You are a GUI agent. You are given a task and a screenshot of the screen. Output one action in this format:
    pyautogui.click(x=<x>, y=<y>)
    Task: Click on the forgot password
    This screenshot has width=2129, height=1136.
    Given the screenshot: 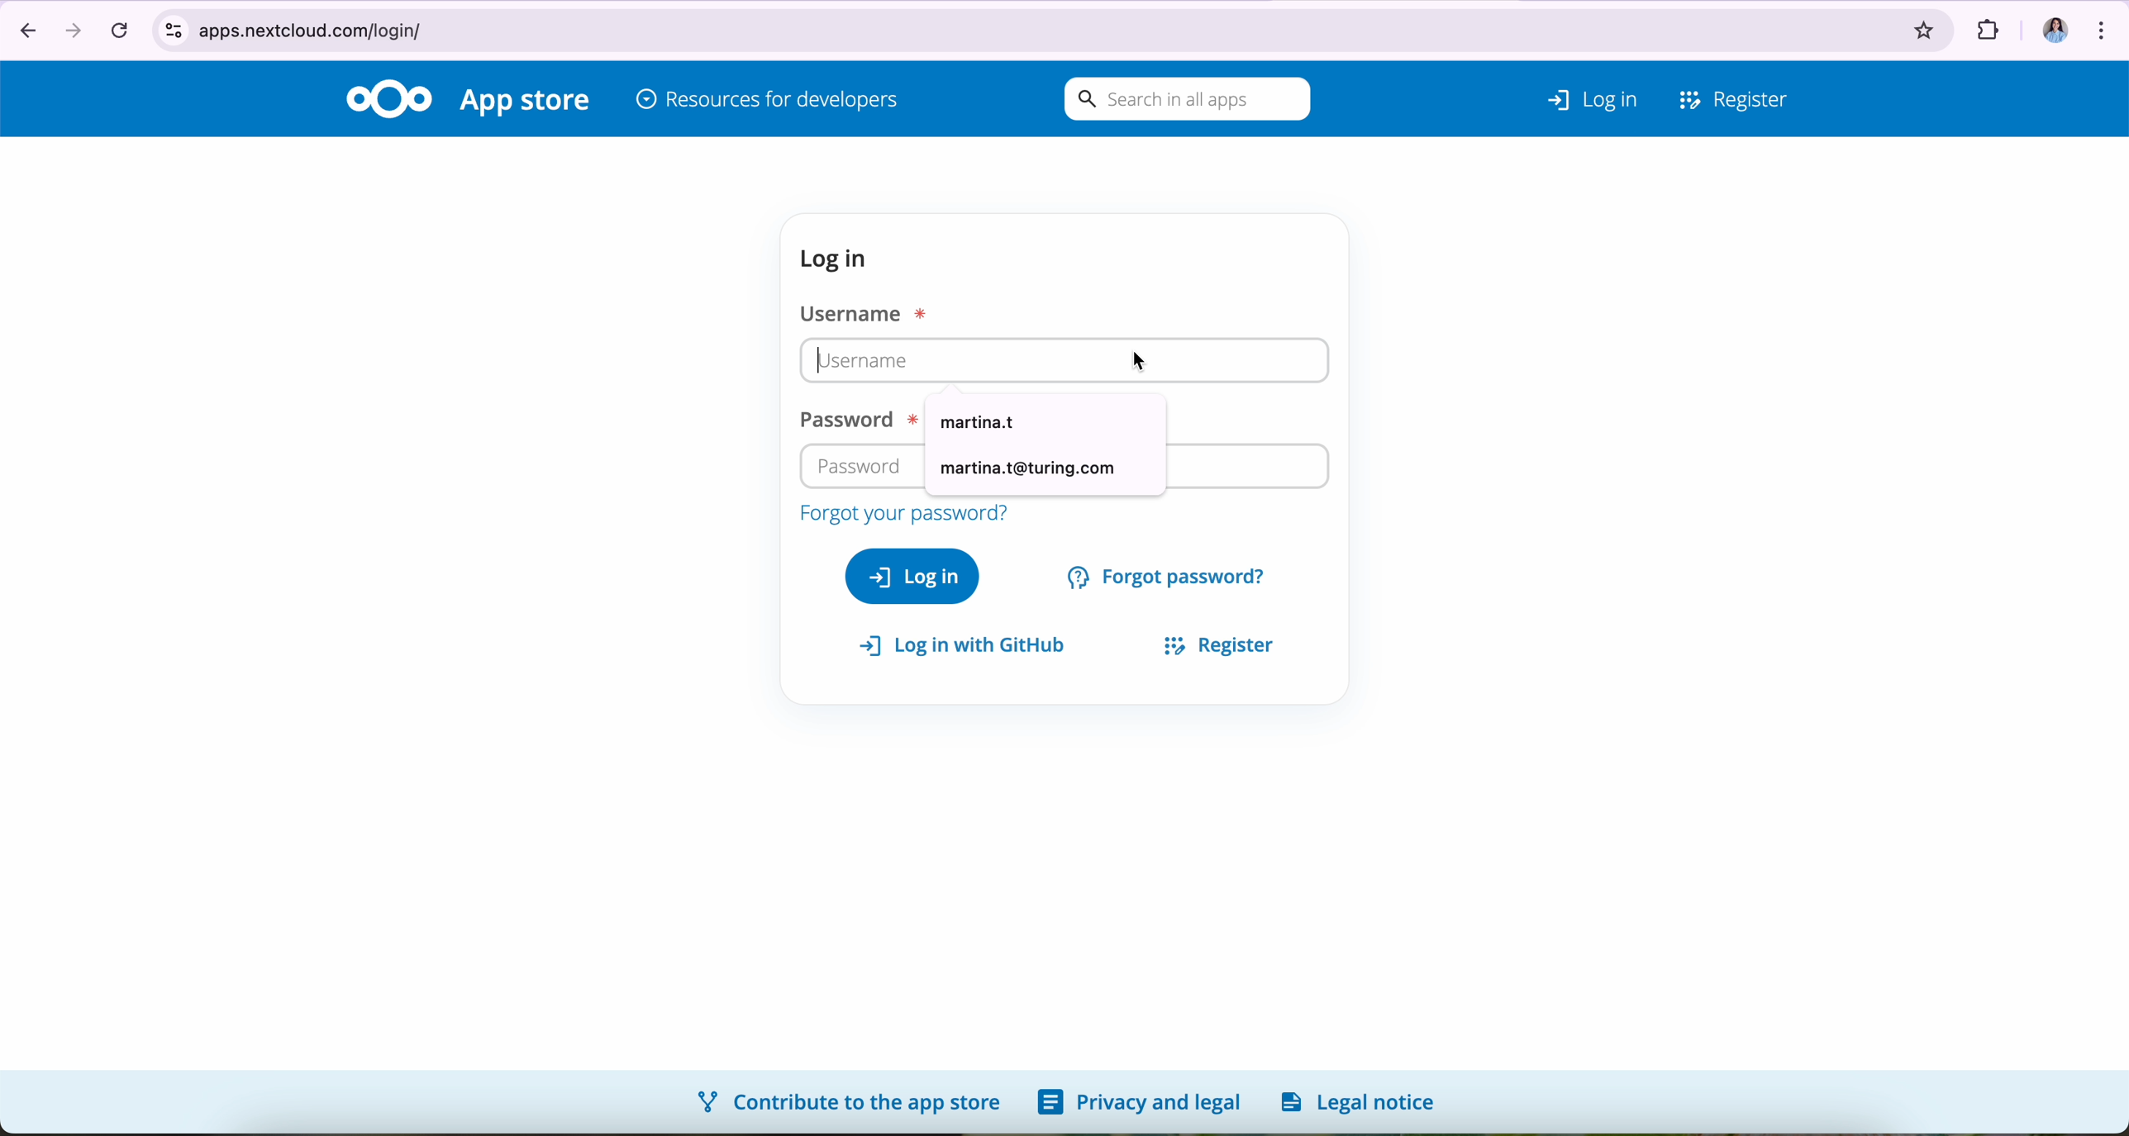 What is the action you would take?
    pyautogui.click(x=1169, y=574)
    